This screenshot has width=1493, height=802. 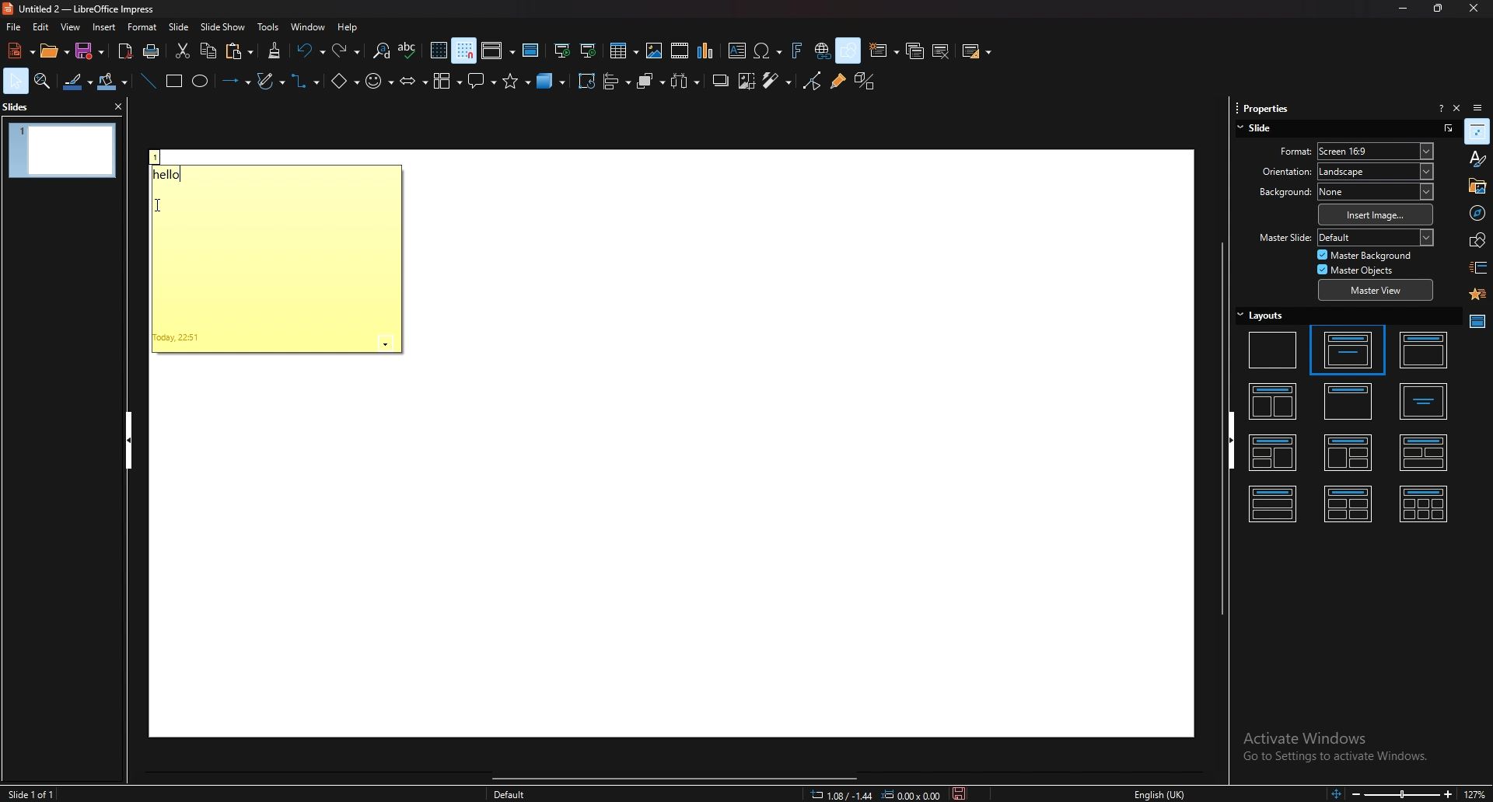 What do you see at coordinates (15, 26) in the screenshot?
I see `file` at bounding box center [15, 26].